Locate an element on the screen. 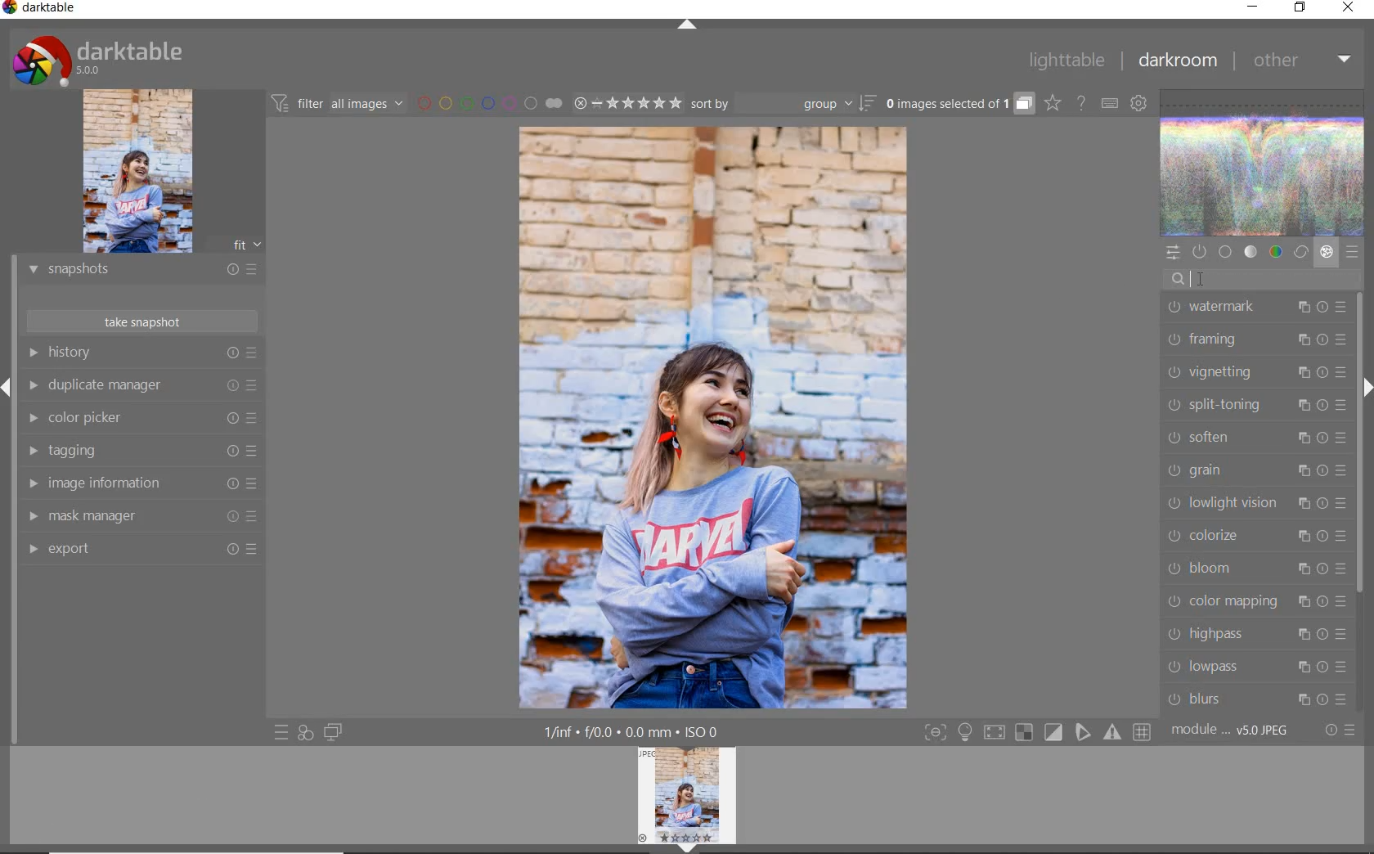 This screenshot has height=854, width=1374. close is located at coordinates (1348, 9).